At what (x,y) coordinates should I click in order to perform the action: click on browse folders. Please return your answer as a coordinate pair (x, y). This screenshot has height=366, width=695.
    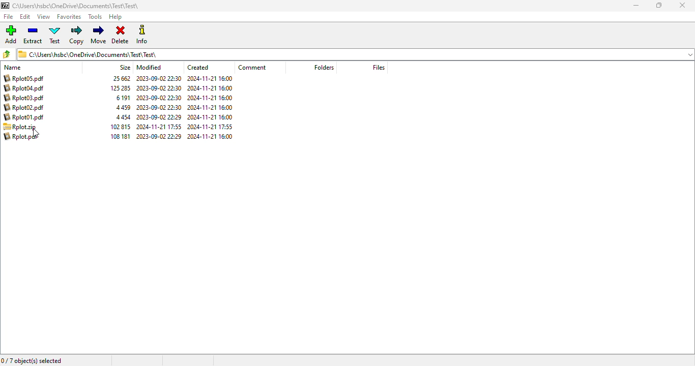
    Looking at the image, I should click on (6, 54).